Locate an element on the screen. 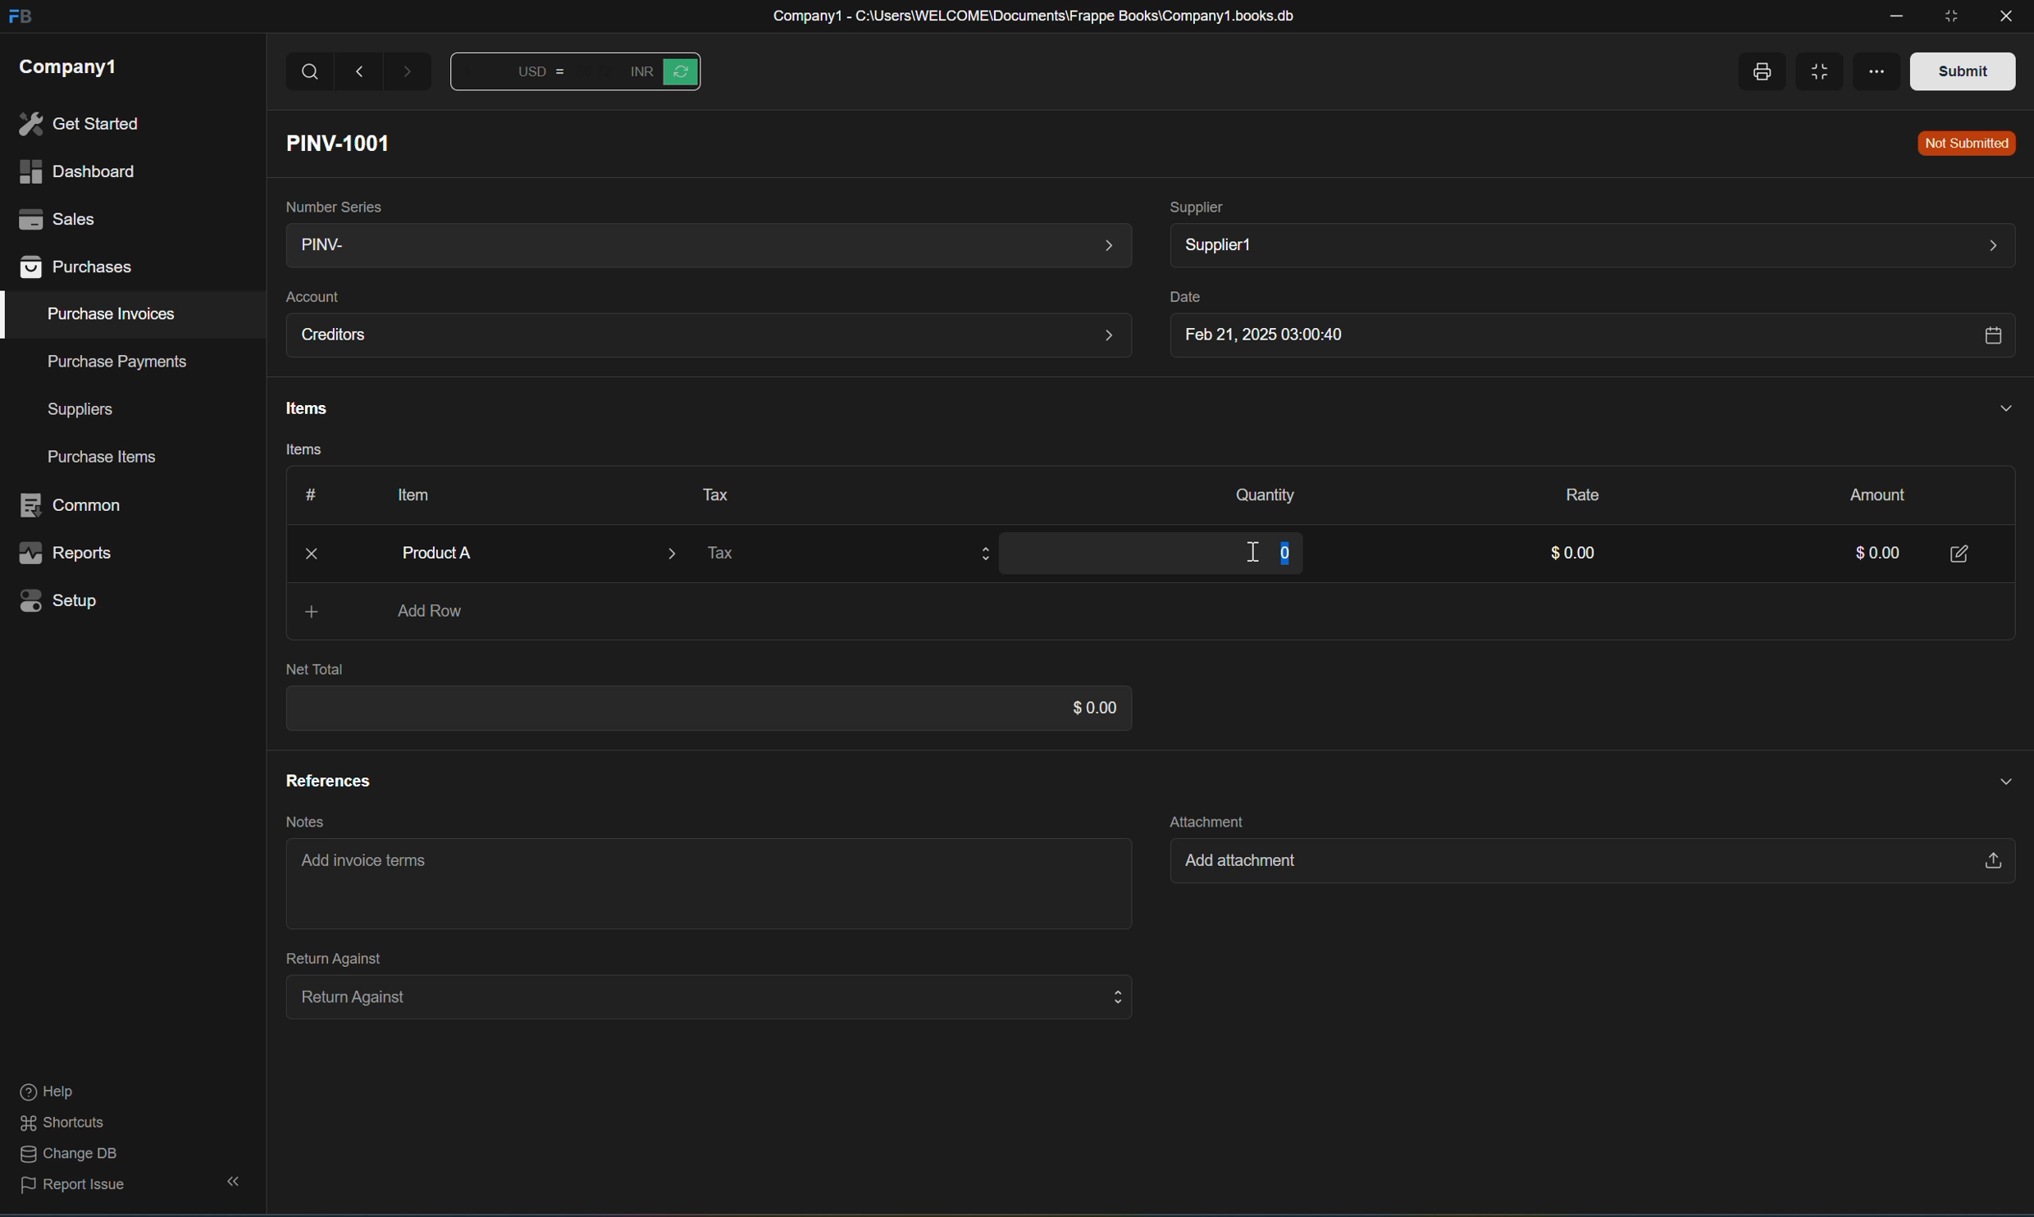  Rate is located at coordinates (1574, 491).